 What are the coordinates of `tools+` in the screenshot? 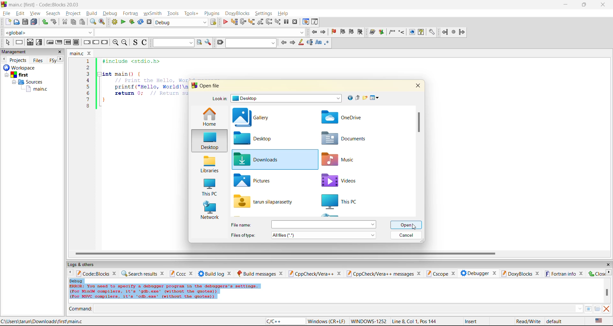 It's located at (191, 13).